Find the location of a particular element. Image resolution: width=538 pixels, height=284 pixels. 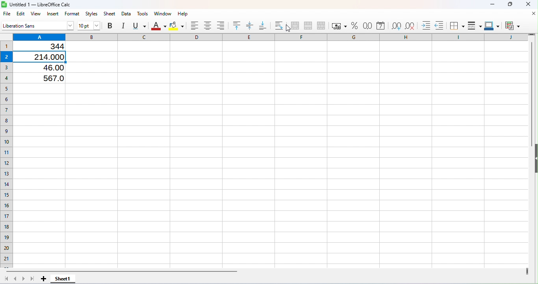

Show is located at coordinates (535, 160).